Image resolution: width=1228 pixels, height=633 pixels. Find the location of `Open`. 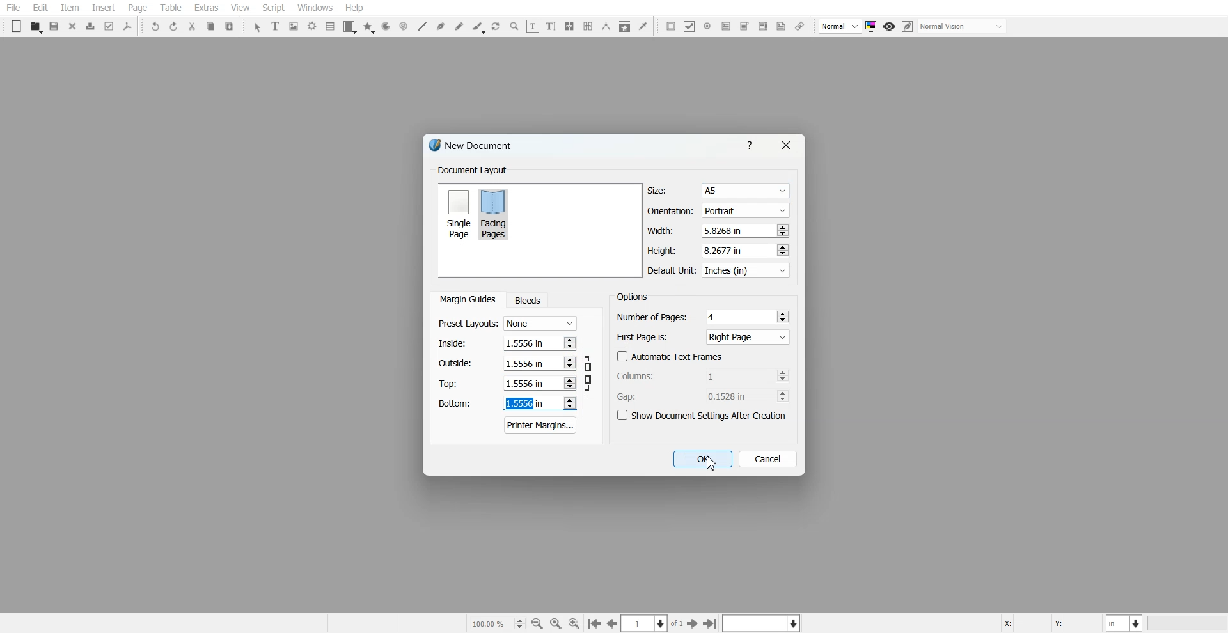

Open is located at coordinates (36, 27).